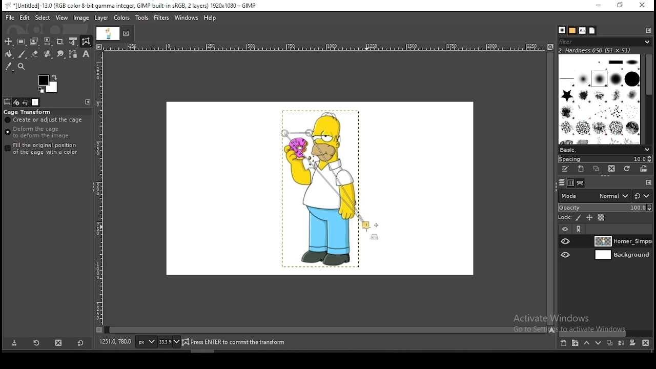 Image resolution: width=656 pixels, height=369 pixels. I want to click on layer visibility on/off, so click(566, 255).